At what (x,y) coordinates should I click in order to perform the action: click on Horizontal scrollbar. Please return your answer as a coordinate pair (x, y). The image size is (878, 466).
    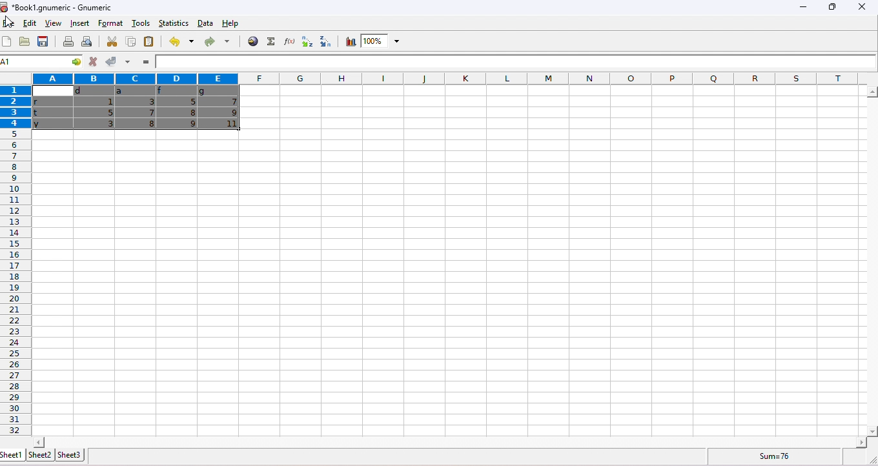
    Looking at the image, I should click on (450, 441).